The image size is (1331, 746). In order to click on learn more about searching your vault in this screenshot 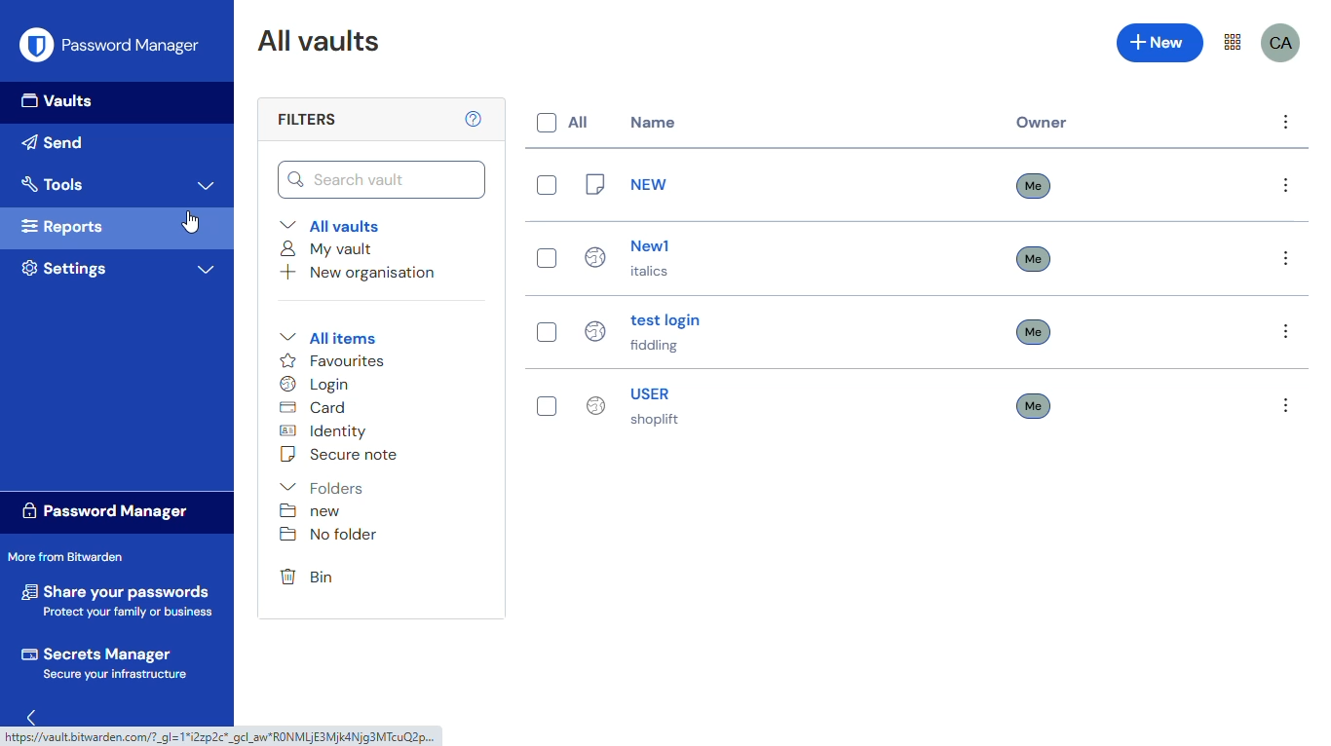, I will do `click(475, 119)`.